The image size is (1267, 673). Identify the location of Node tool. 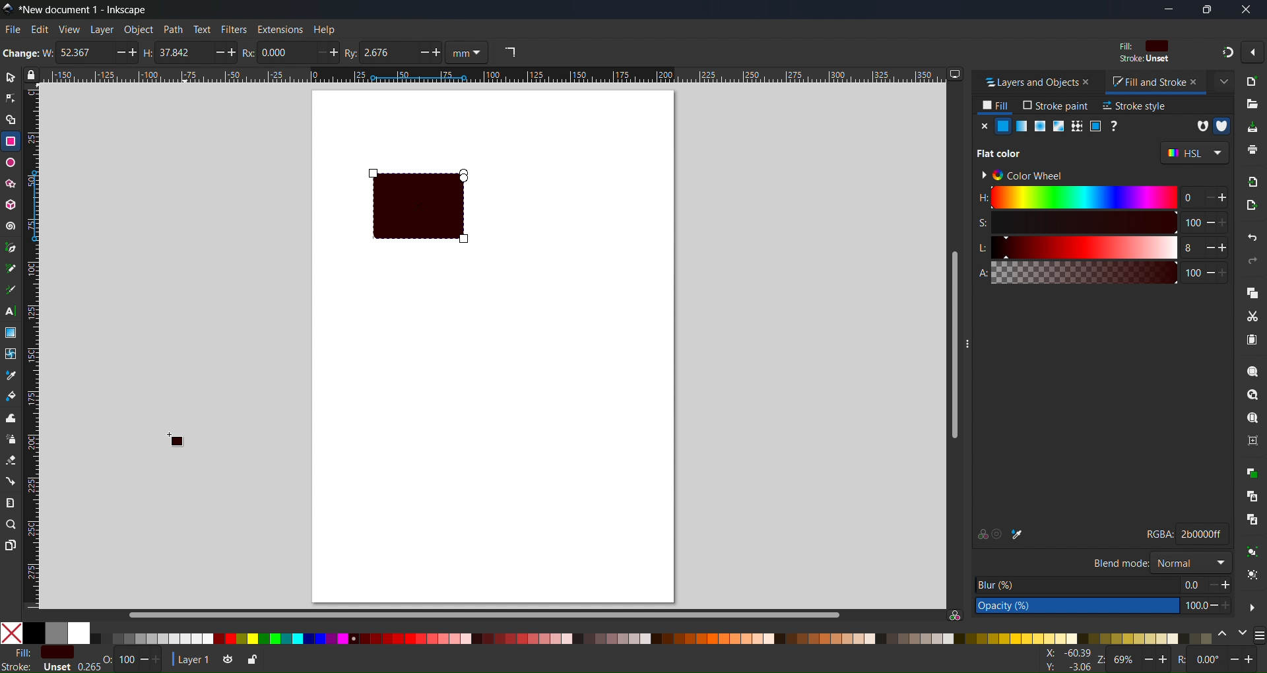
(11, 98).